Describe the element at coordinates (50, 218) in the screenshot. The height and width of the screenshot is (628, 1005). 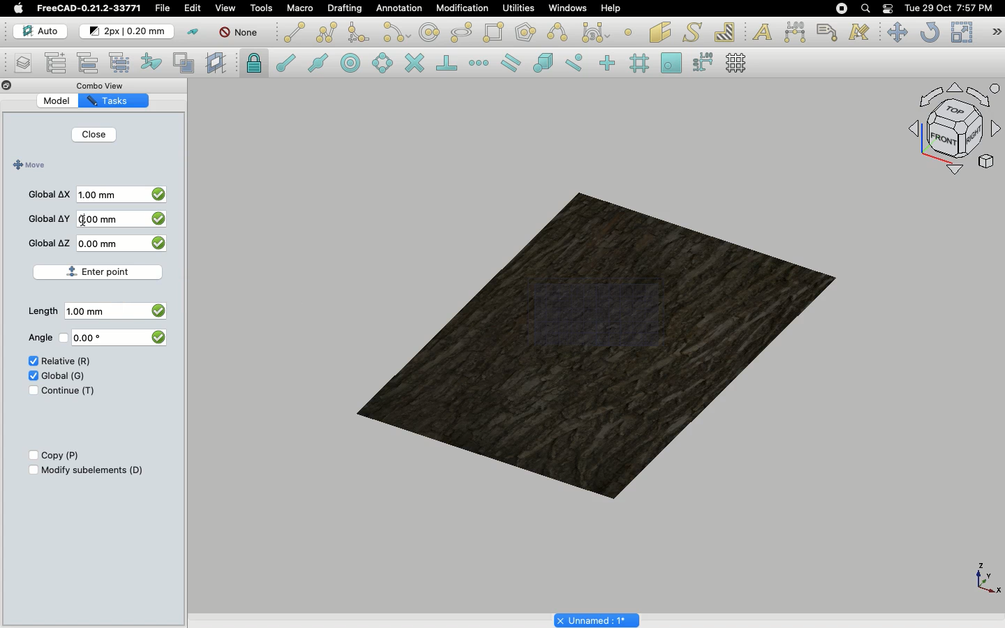
I see `Global Y` at that location.